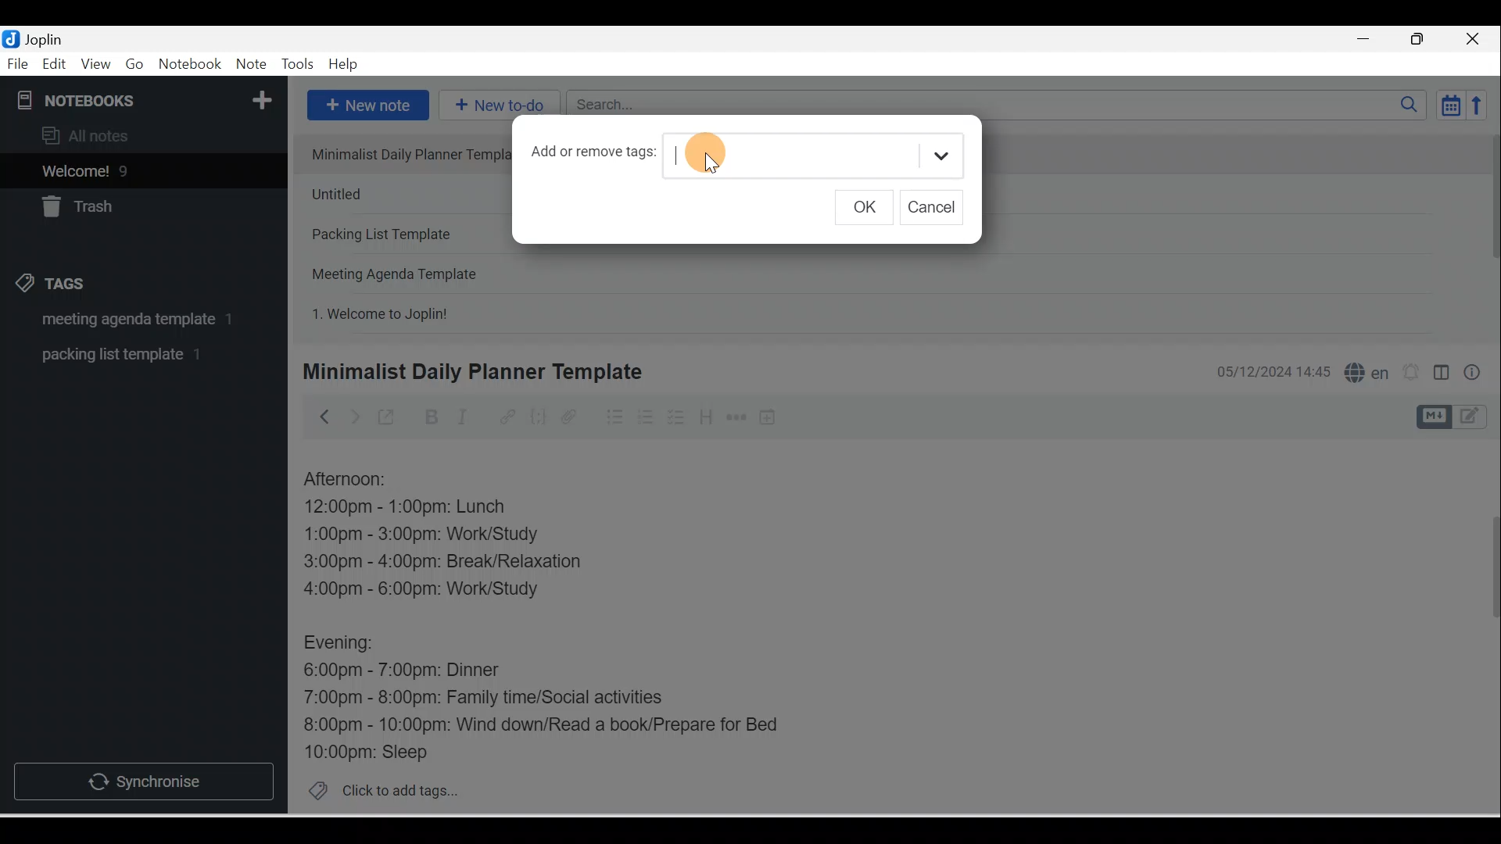 This screenshot has width=1501, height=844. Describe the element at coordinates (495, 699) in the screenshot. I see `7:00pm - 8:00pm: Family time/Social activities` at that location.